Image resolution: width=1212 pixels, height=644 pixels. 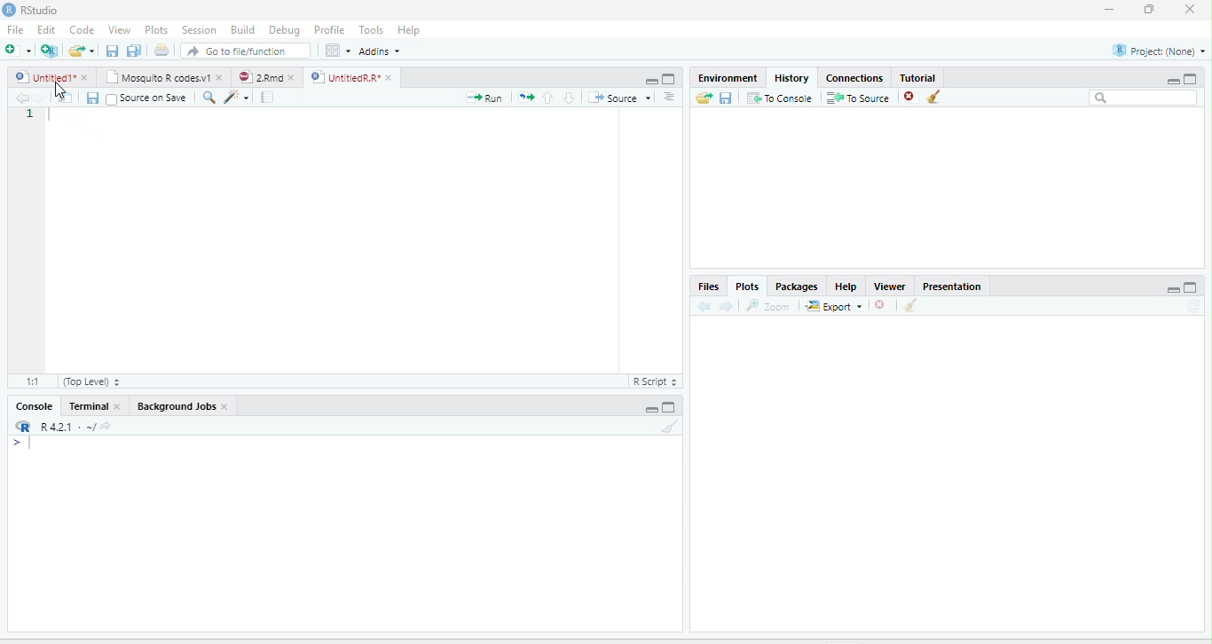 I want to click on Save history into a file, so click(x=726, y=98).